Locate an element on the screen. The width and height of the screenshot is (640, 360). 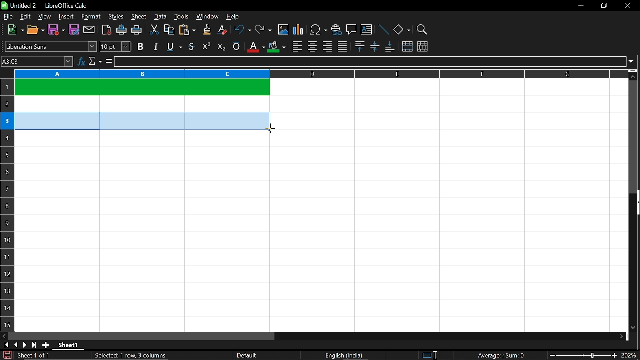
function wizard is located at coordinates (81, 62).